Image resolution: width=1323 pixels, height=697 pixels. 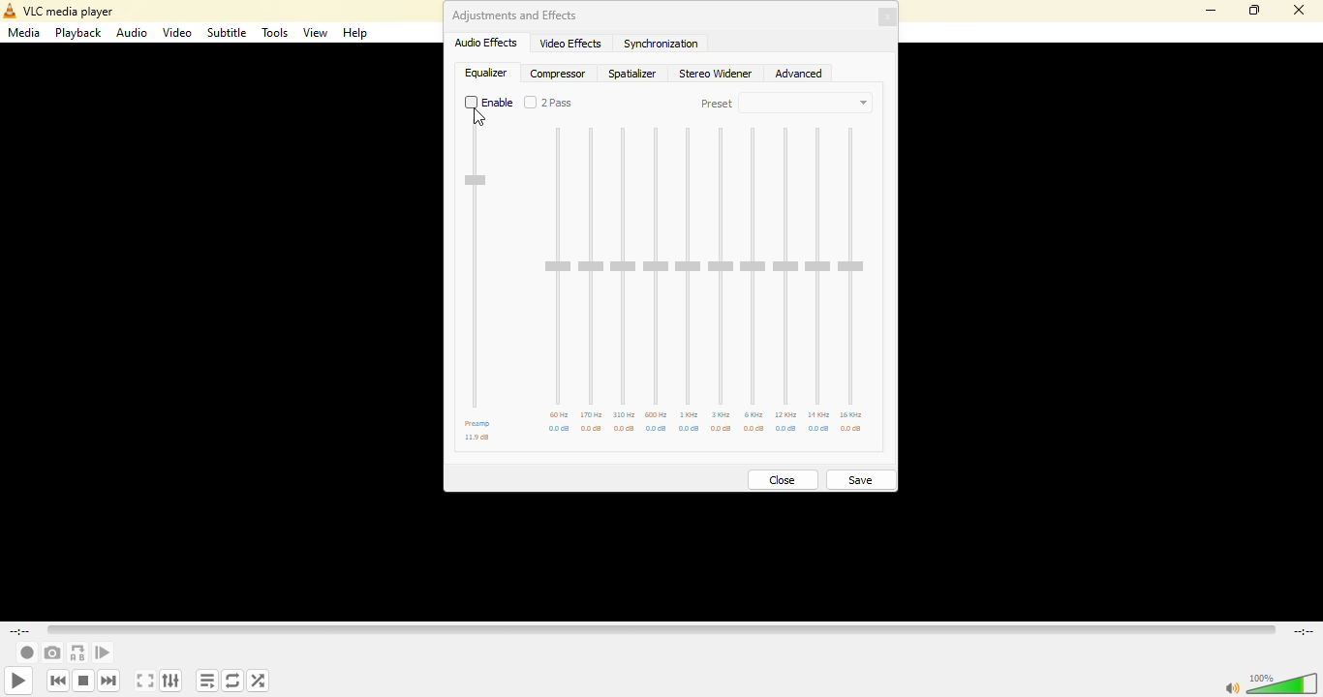 What do you see at coordinates (18, 682) in the screenshot?
I see `play` at bounding box center [18, 682].